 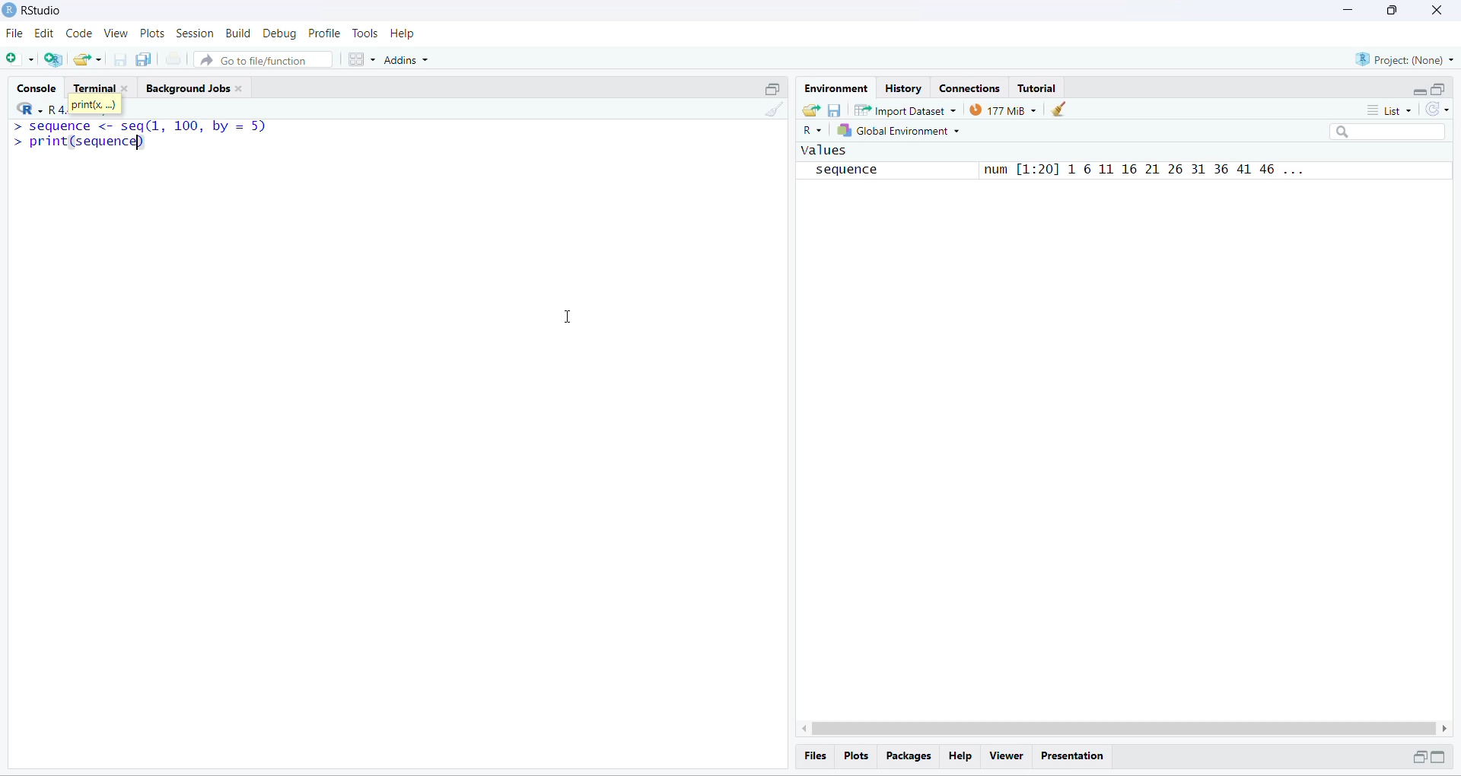 I want to click on clean, so click(x=775, y=110).